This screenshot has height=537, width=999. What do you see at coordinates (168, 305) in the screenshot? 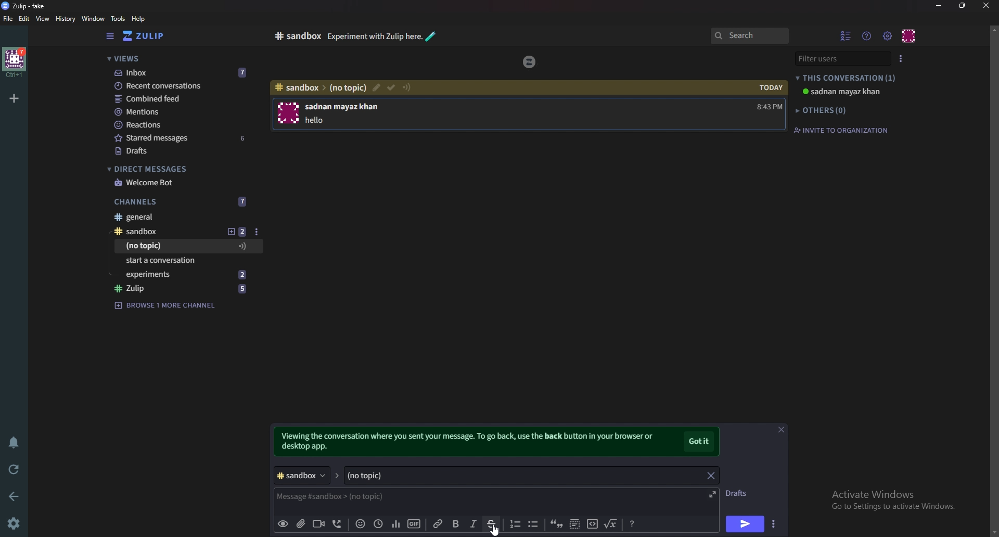
I see `browse 1 more channel` at bounding box center [168, 305].